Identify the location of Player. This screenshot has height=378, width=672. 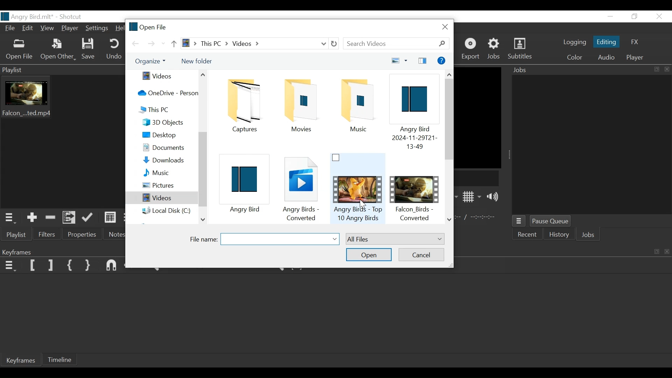
(636, 57).